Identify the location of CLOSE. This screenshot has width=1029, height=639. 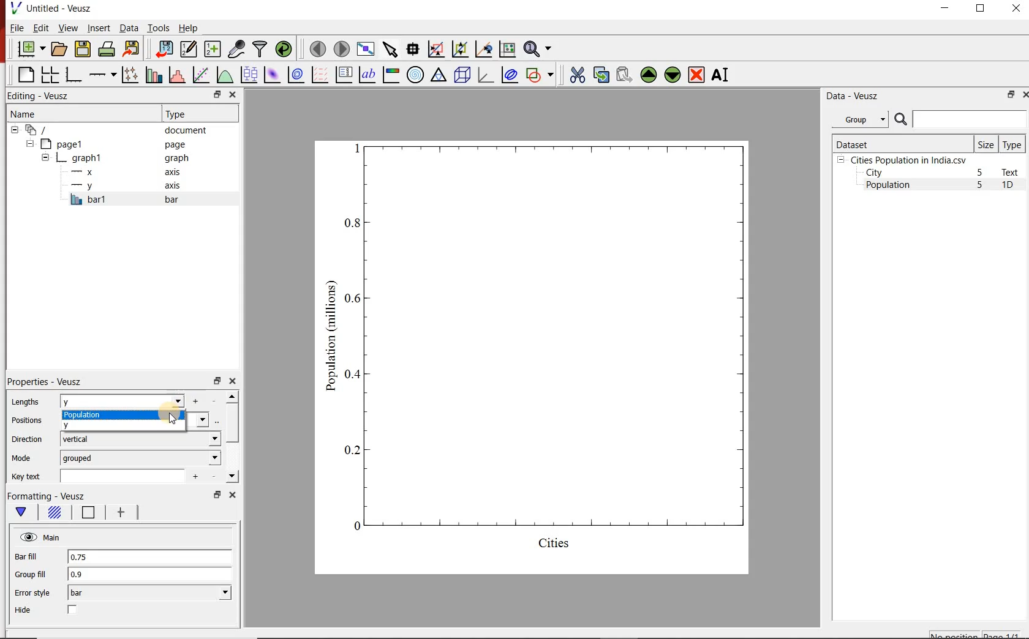
(1015, 10).